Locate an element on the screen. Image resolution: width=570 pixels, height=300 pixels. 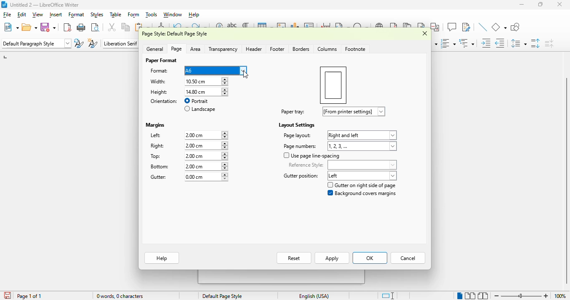
background covers margin is located at coordinates (361, 193).